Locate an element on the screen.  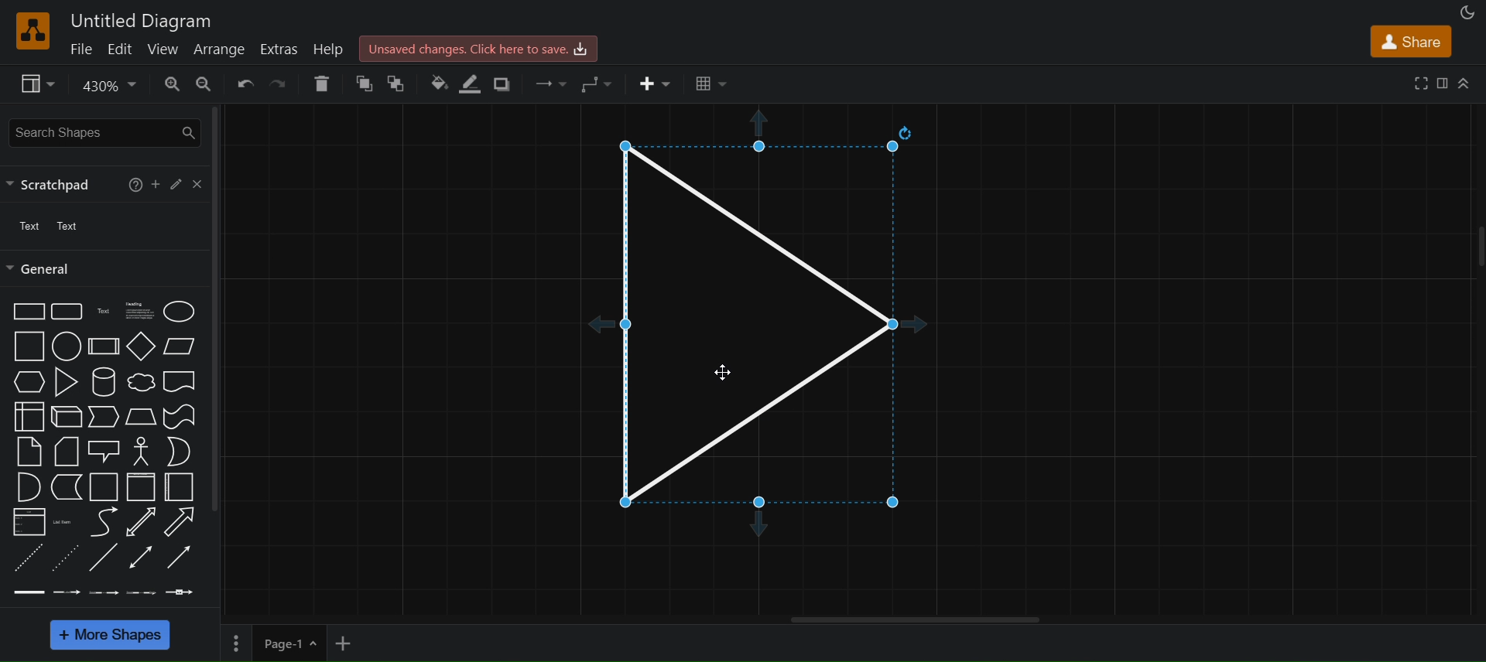
zoom in is located at coordinates (172, 84).